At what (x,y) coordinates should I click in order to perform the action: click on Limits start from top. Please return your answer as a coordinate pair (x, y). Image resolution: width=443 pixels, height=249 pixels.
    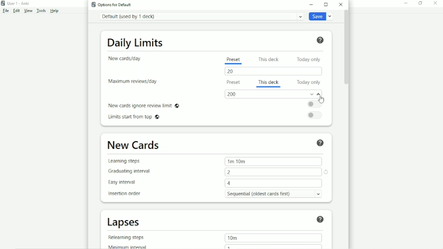
    Looking at the image, I should click on (135, 118).